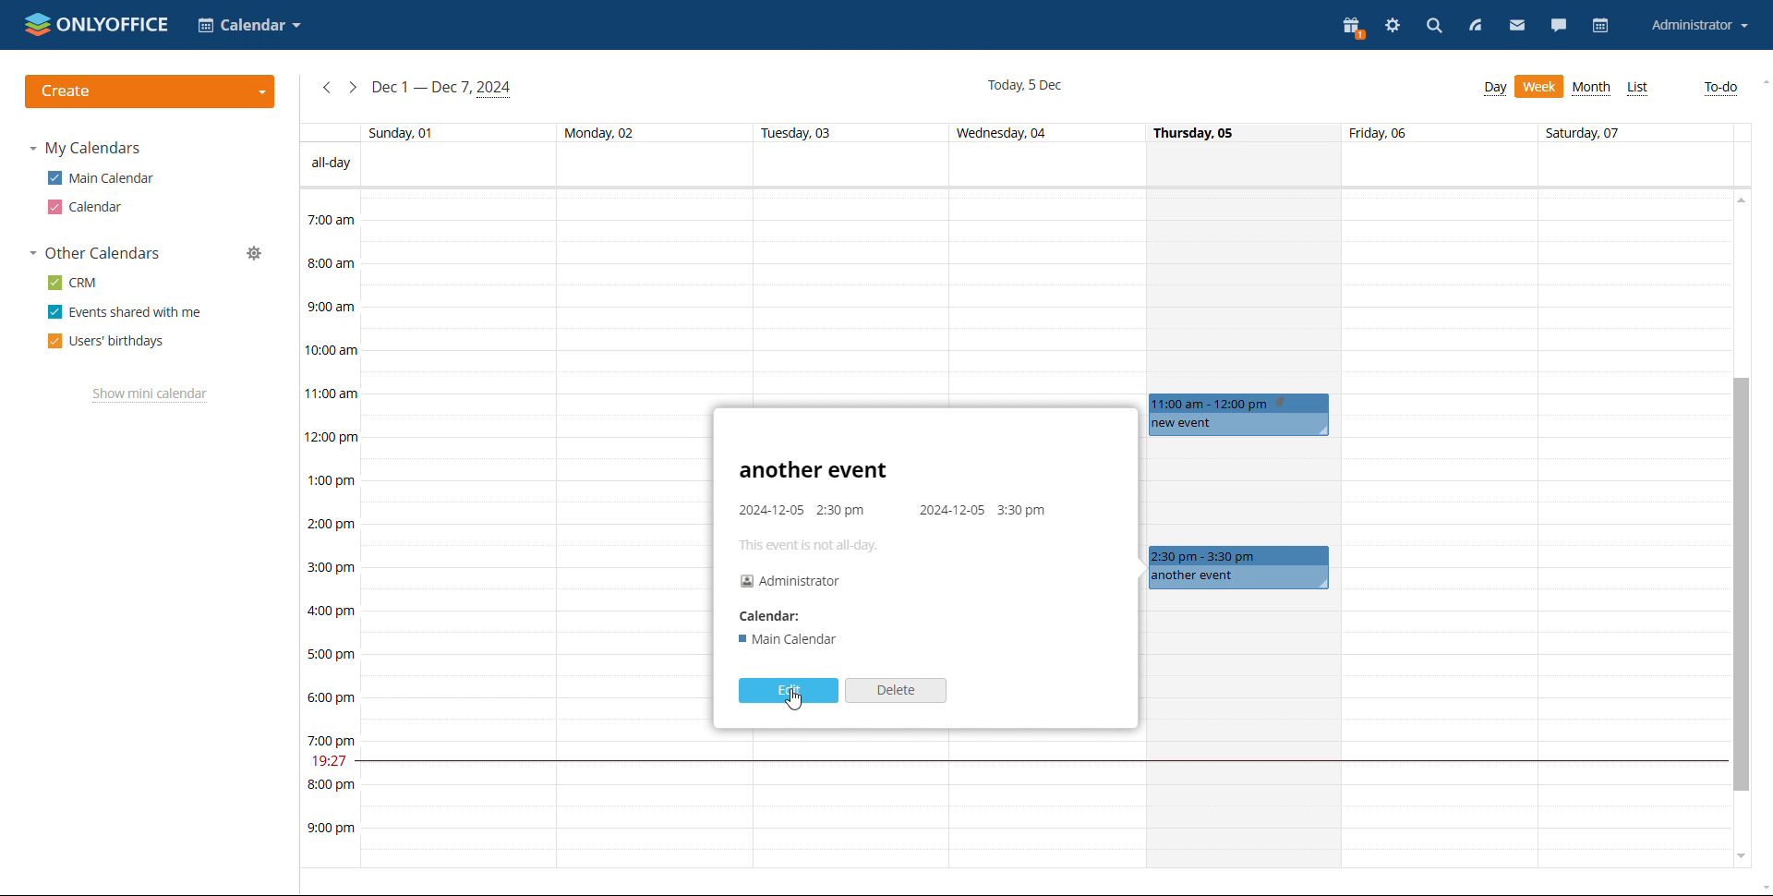 The image size is (1773, 896). What do you see at coordinates (1740, 200) in the screenshot?
I see `scroll up` at bounding box center [1740, 200].